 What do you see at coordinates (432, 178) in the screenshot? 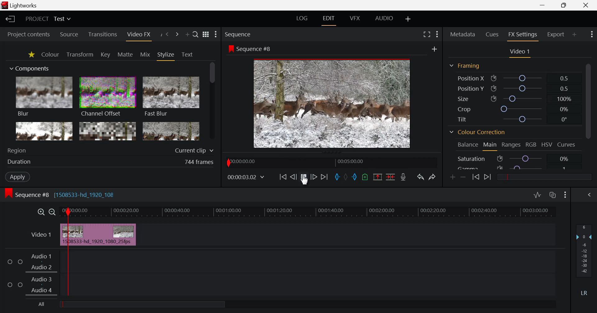
I see `Redo` at bounding box center [432, 178].